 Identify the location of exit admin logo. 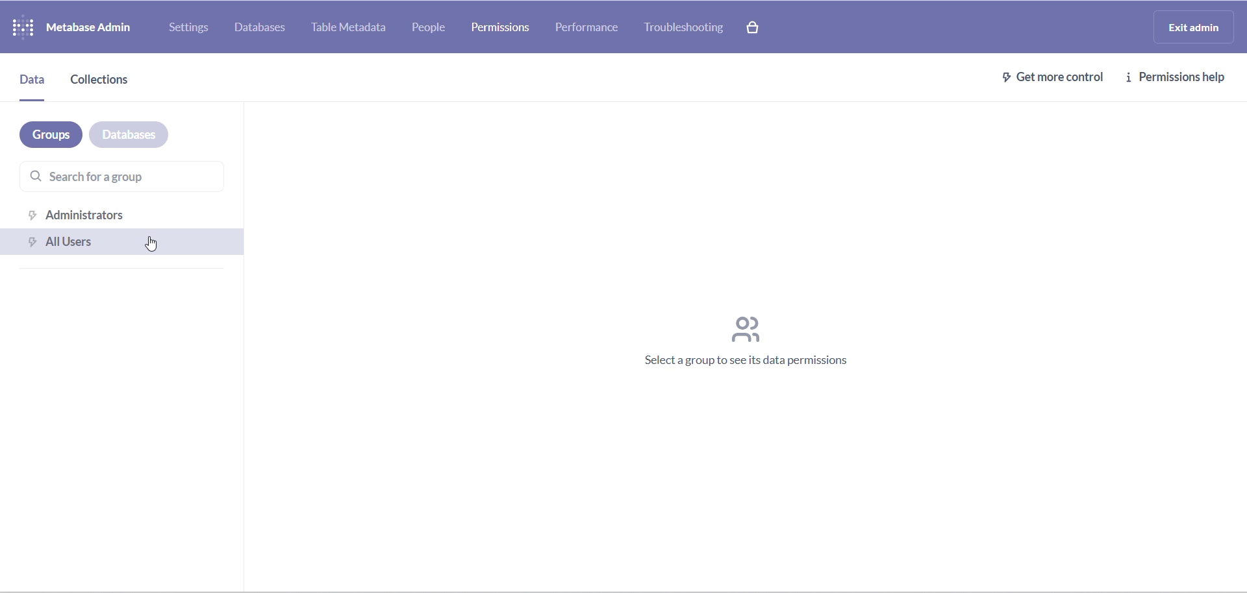
(1198, 29).